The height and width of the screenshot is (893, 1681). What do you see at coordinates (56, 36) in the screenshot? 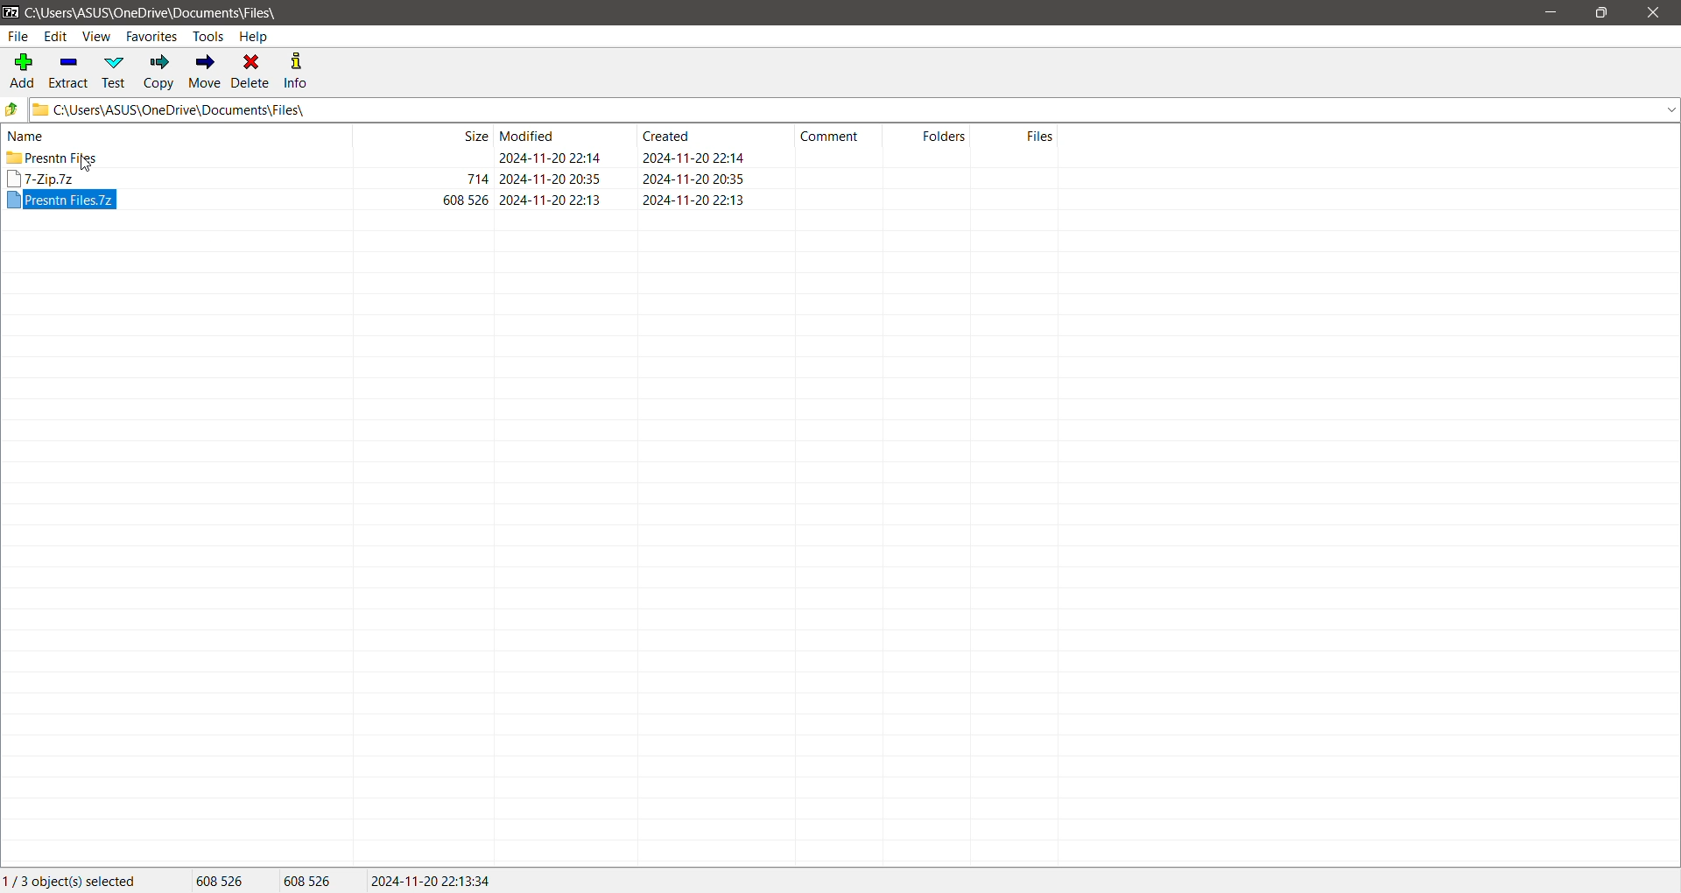
I see `Edit` at bounding box center [56, 36].